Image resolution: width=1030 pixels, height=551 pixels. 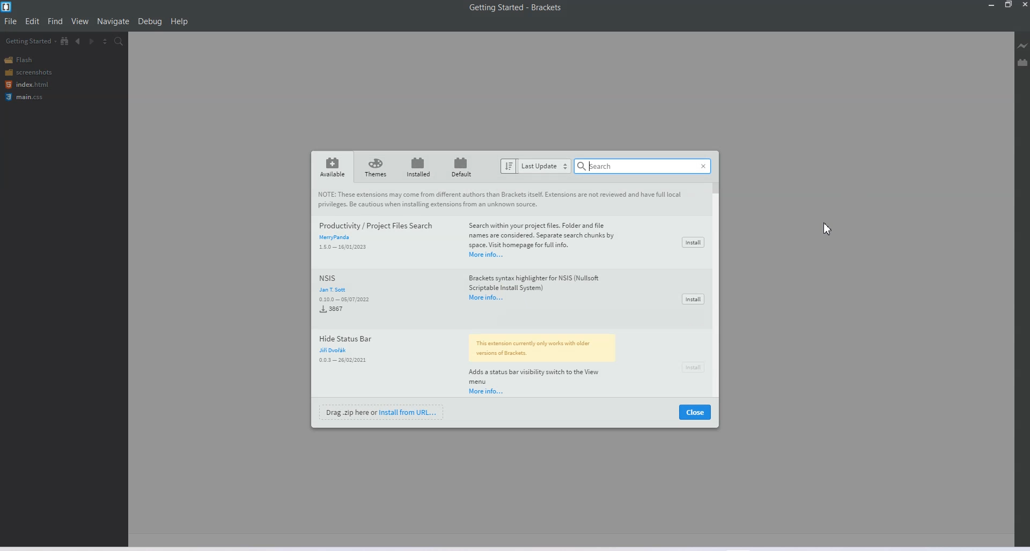 I want to click on more info, so click(x=487, y=299).